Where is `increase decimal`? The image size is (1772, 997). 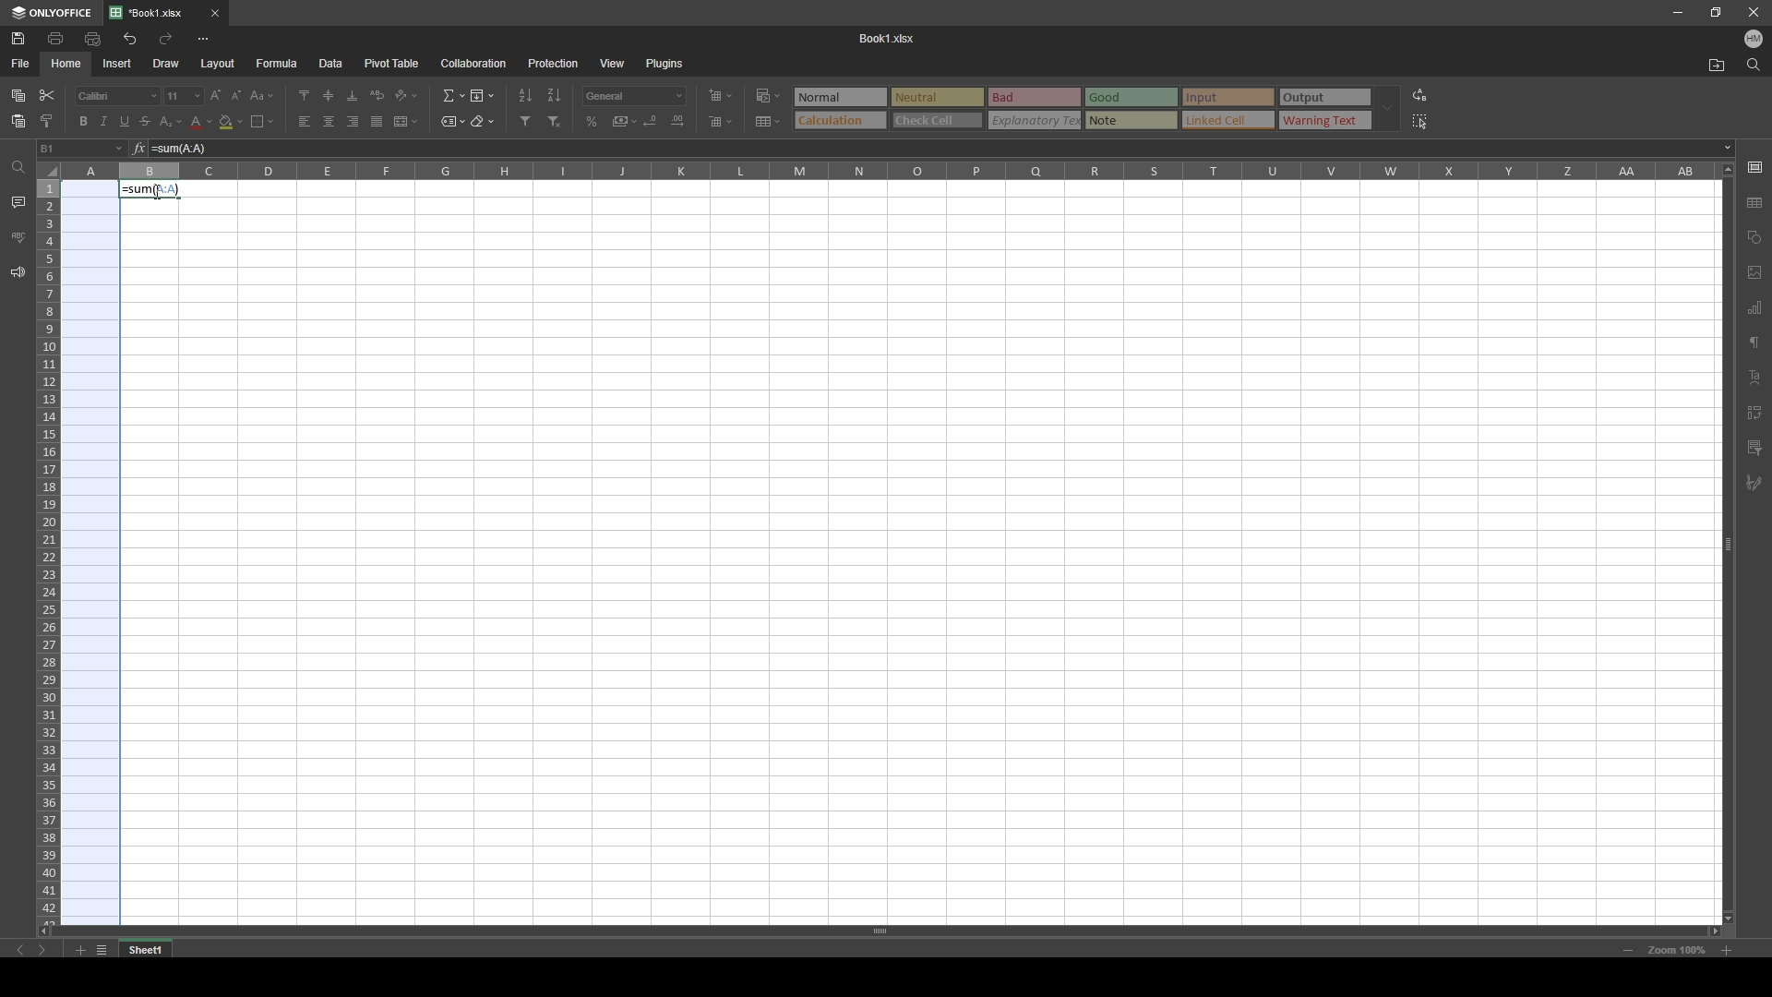 increase decimal is located at coordinates (677, 120).